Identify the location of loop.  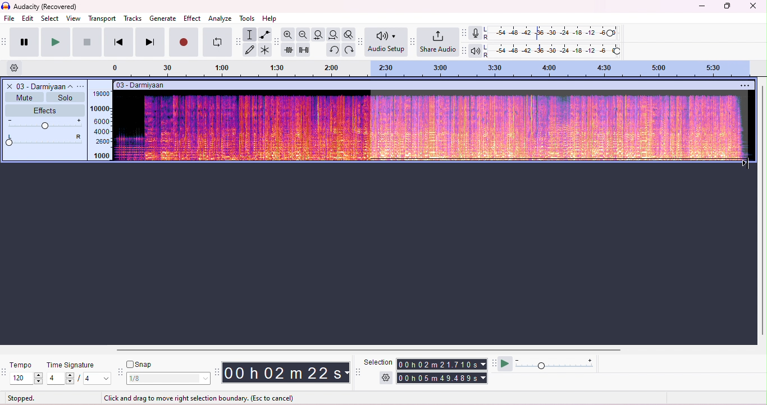
(217, 43).